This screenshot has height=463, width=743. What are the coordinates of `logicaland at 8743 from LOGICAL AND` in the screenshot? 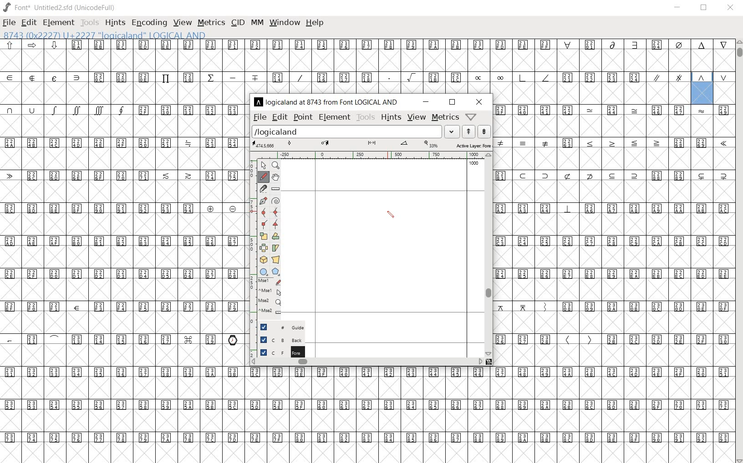 It's located at (328, 101).